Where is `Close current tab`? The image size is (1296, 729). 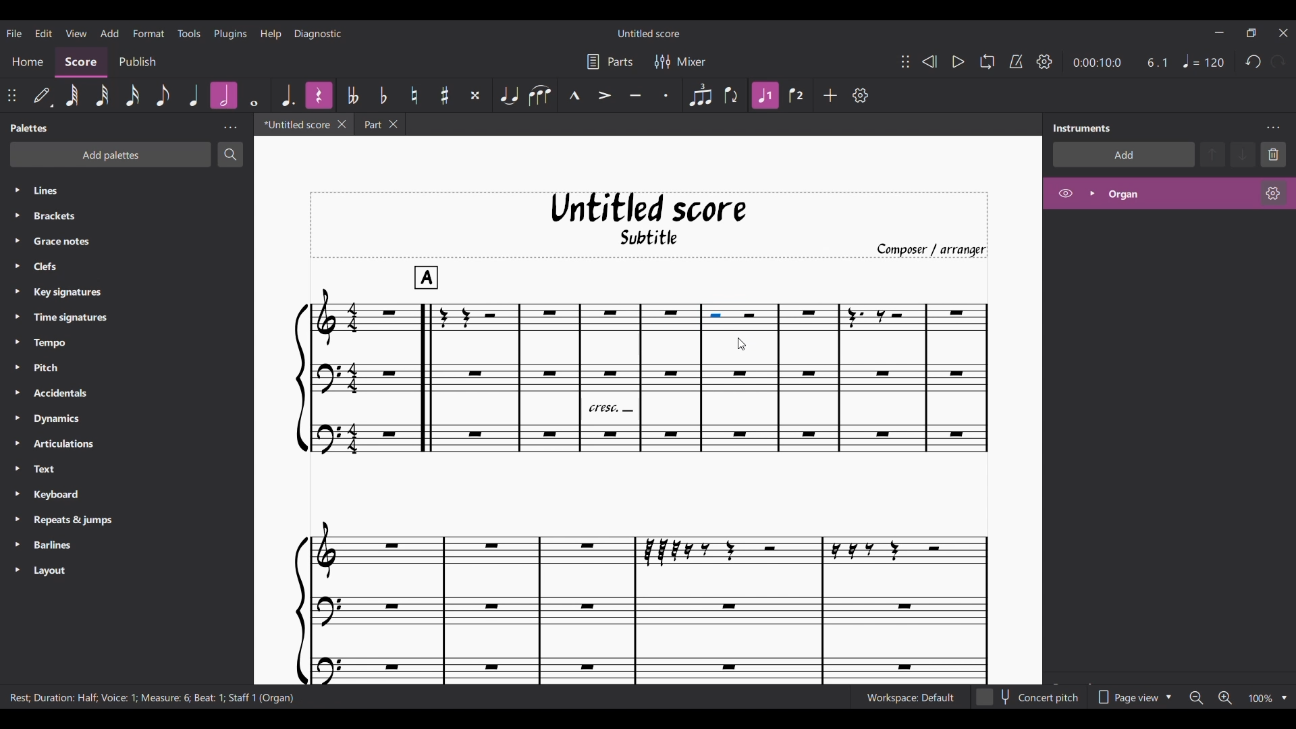
Close current tab is located at coordinates (342, 124).